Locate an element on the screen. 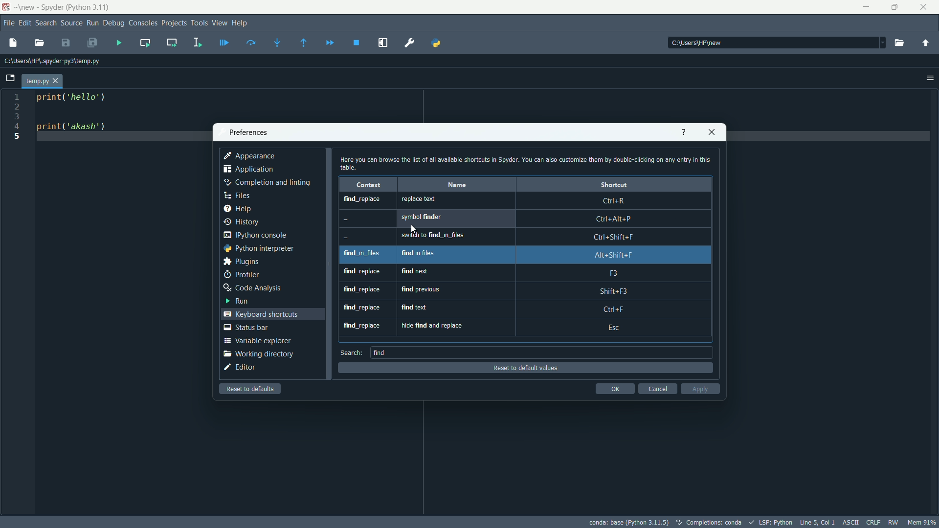 The height and width of the screenshot is (528, 939). editor is located at coordinates (242, 368).